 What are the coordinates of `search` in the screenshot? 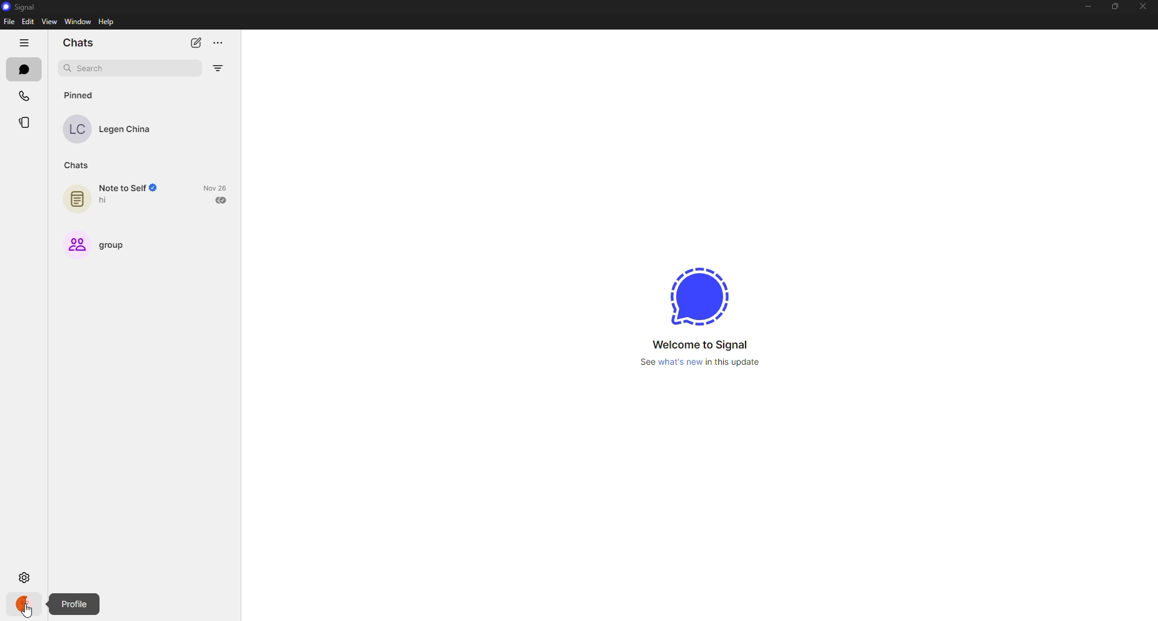 It's located at (94, 69).